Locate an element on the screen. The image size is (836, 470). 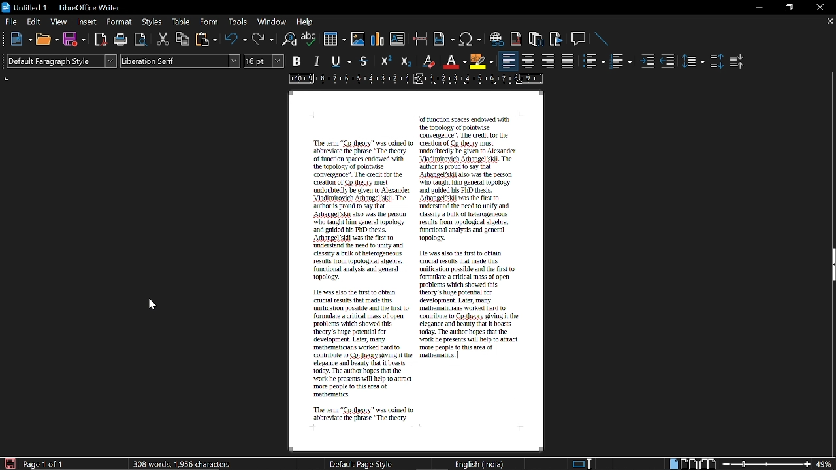
Save is located at coordinates (74, 41).